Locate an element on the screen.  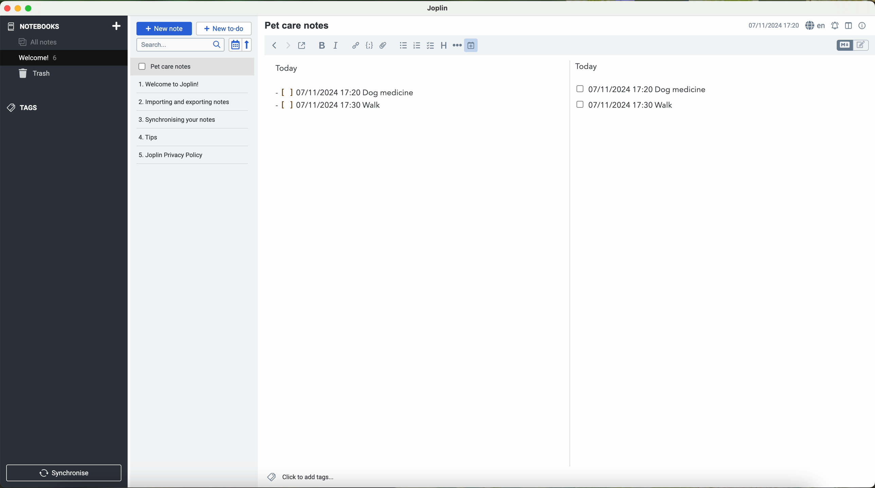
screen buttons is located at coordinates (17, 9).